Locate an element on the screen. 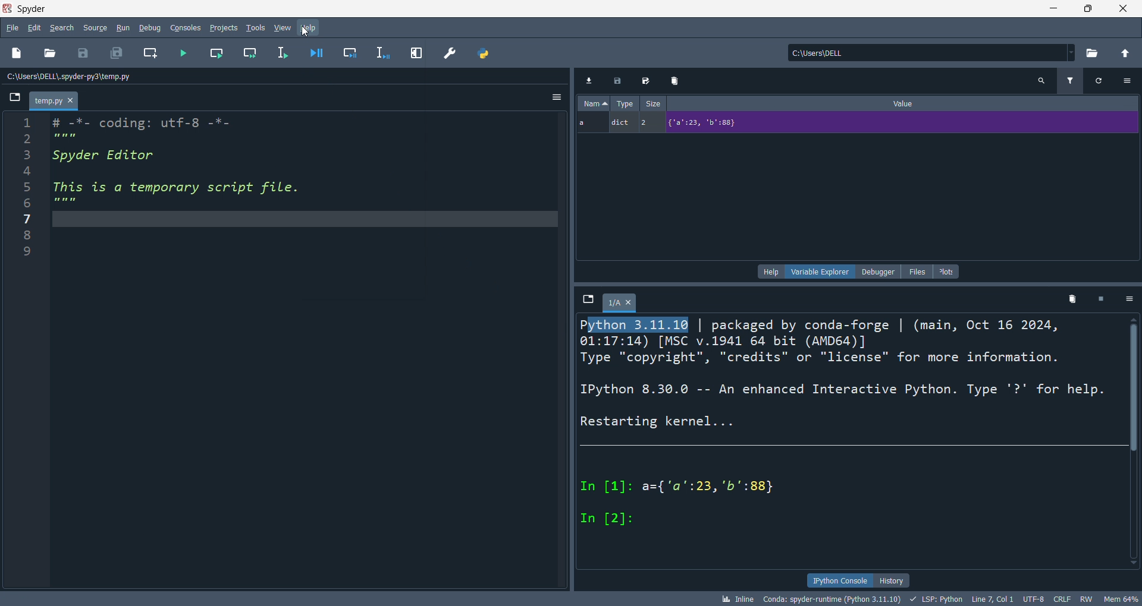 The image size is (1142, 606). new cell is located at coordinates (152, 55).